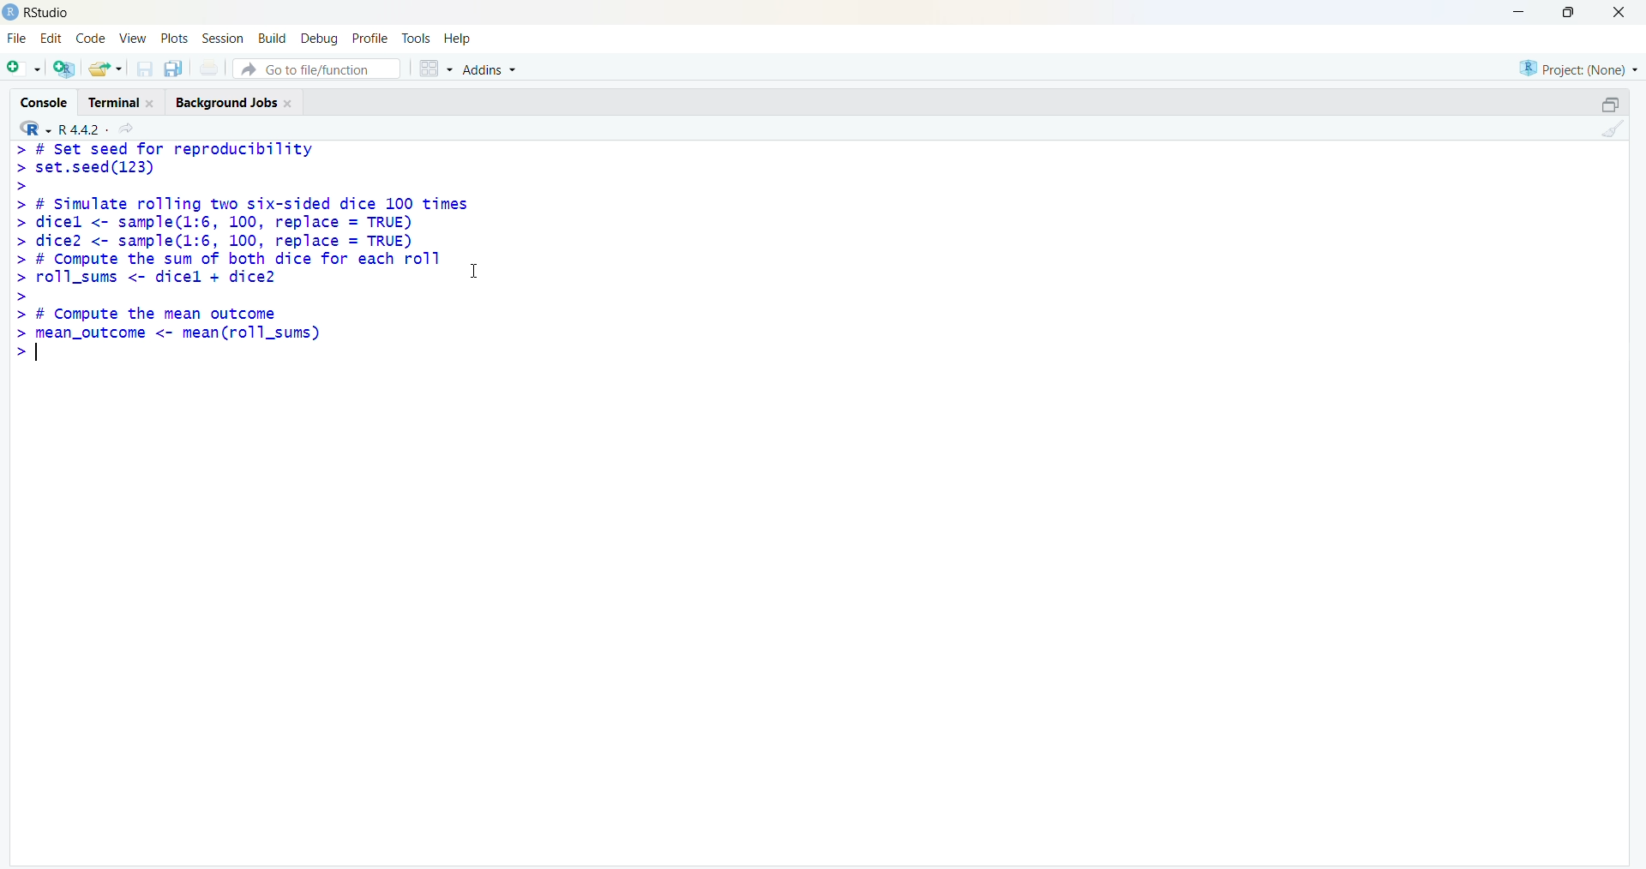 This screenshot has width=1646, height=869. Describe the element at coordinates (1521, 10) in the screenshot. I see `minimise` at that location.